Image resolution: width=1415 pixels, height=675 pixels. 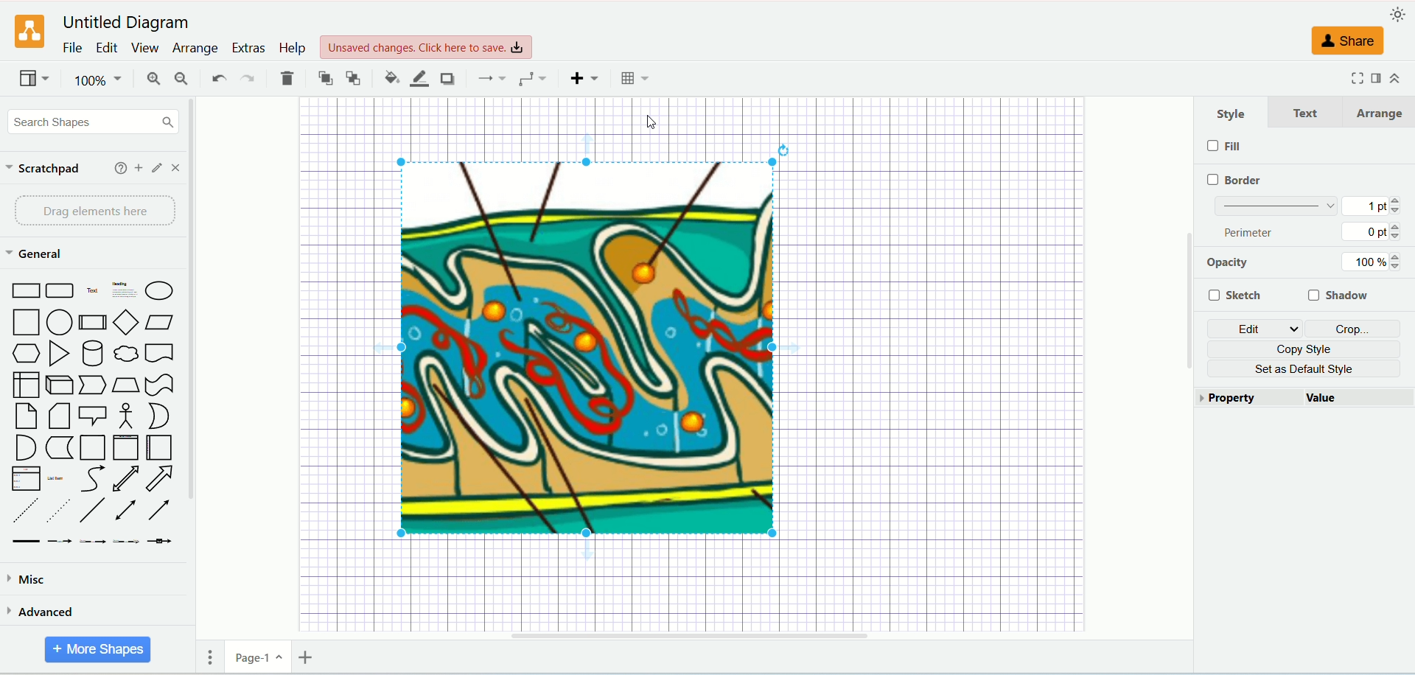 What do you see at coordinates (1356, 399) in the screenshot?
I see `value` at bounding box center [1356, 399].